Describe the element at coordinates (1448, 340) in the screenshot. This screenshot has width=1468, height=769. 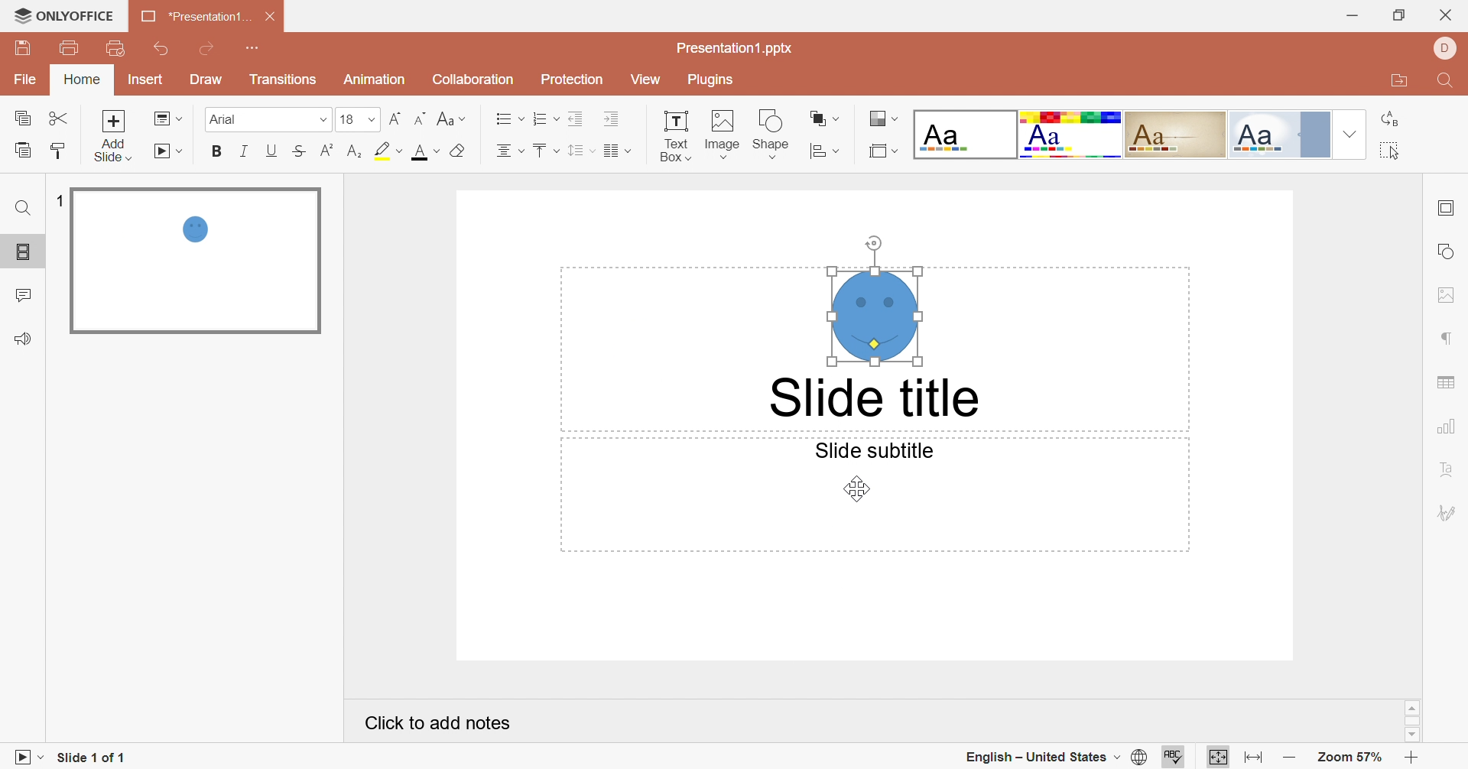
I see `paragraph settings` at that location.